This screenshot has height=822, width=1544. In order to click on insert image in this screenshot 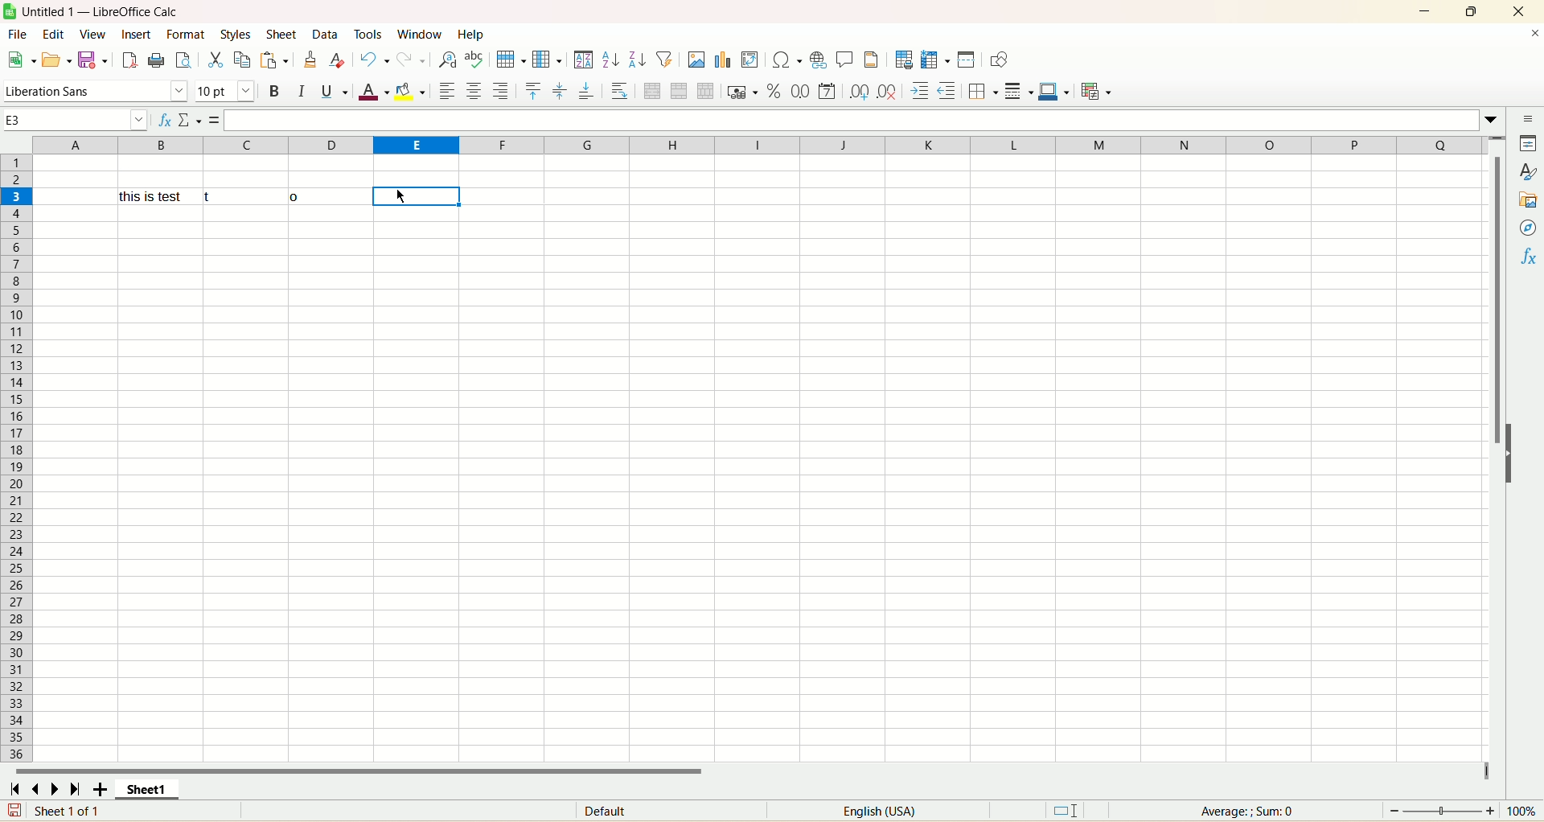, I will do `click(696, 60)`.